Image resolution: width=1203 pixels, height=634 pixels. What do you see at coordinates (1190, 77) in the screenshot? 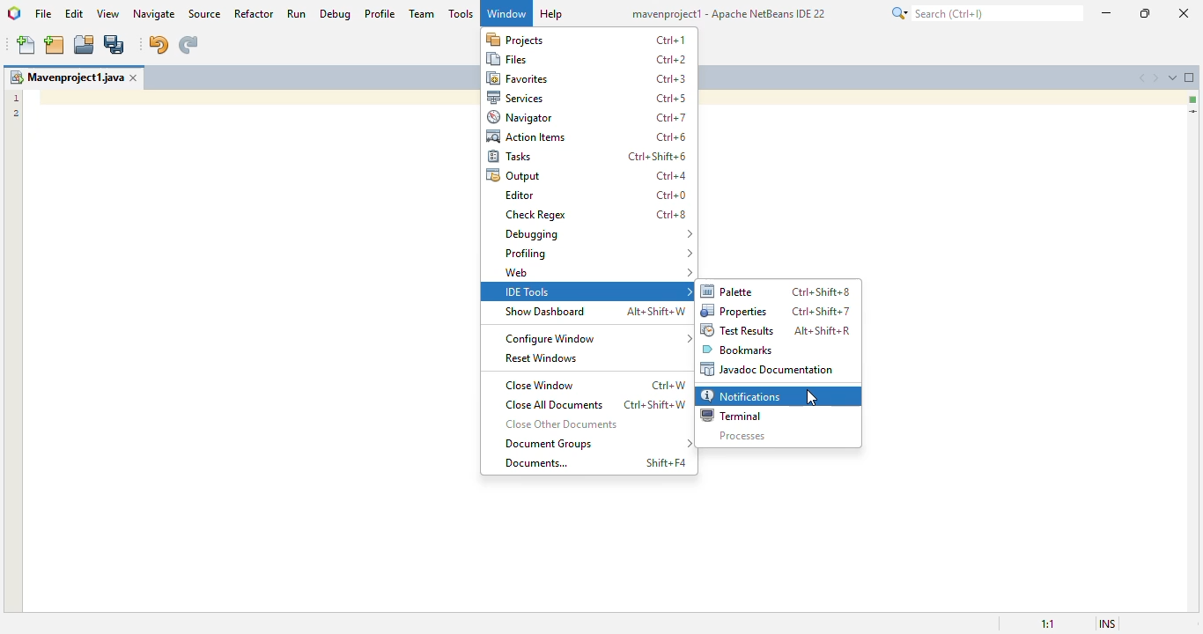
I see `maximize window` at bounding box center [1190, 77].